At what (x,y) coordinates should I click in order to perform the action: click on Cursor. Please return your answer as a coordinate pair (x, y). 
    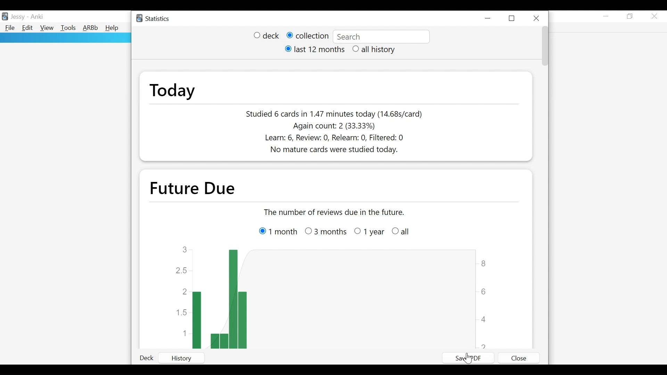
    Looking at the image, I should click on (471, 359).